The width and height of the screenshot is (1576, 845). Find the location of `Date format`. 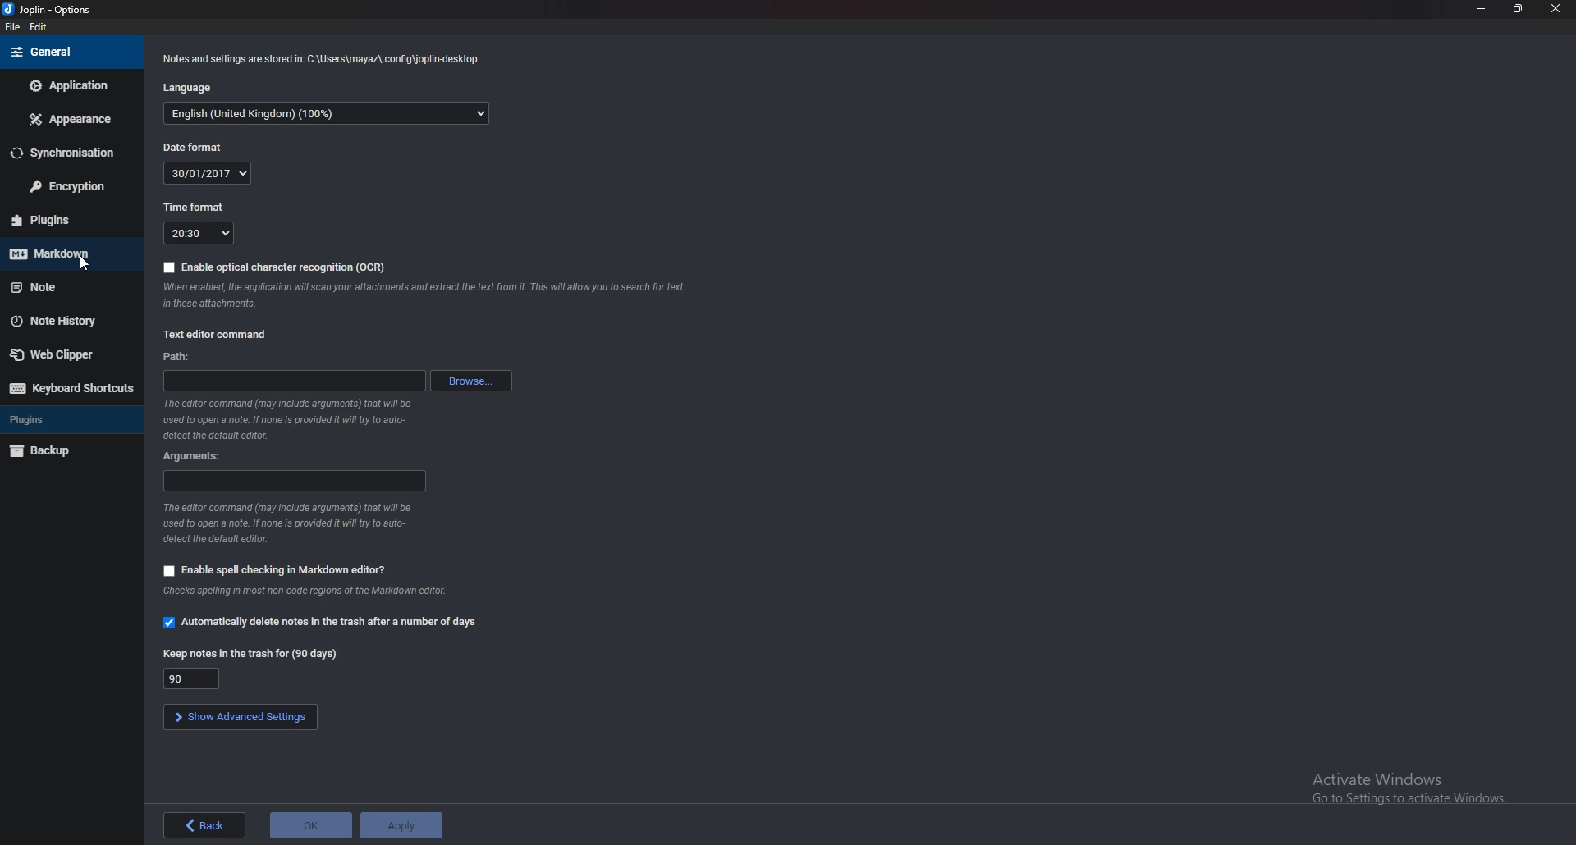

Date format is located at coordinates (196, 148).